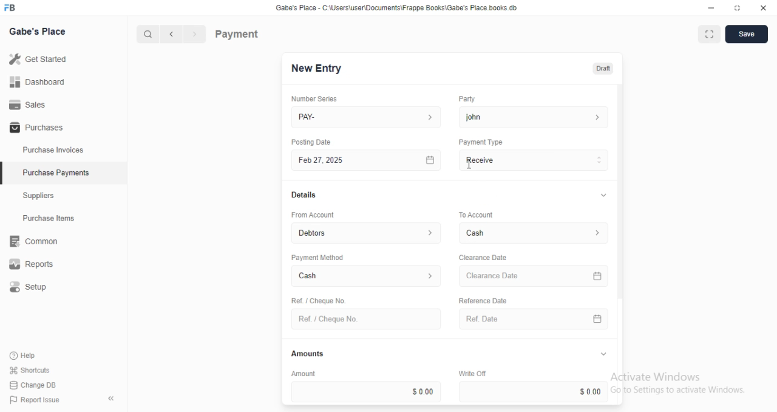 The width and height of the screenshot is (777, 412). What do you see at coordinates (534, 319) in the screenshot?
I see `Ref. Date` at bounding box center [534, 319].